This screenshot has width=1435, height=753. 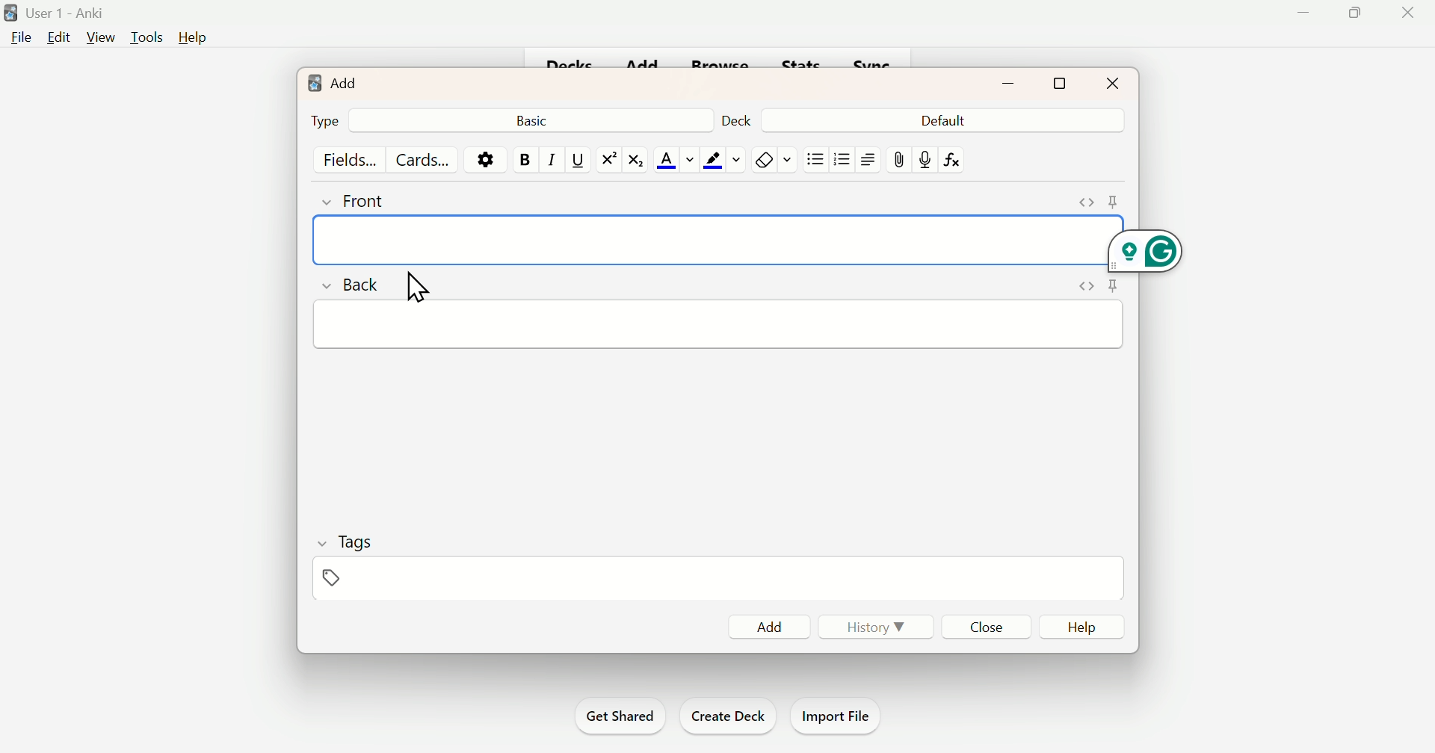 What do you see at coordinates (551, 158) in the screenshot?
I see `Italiac` at bounding box center [551, 158].